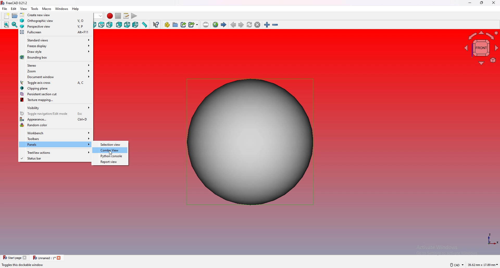 The image size is (500, 268). Describe the element at coordinates (110, 150) in the screenshot. I see `combo view` at that location.